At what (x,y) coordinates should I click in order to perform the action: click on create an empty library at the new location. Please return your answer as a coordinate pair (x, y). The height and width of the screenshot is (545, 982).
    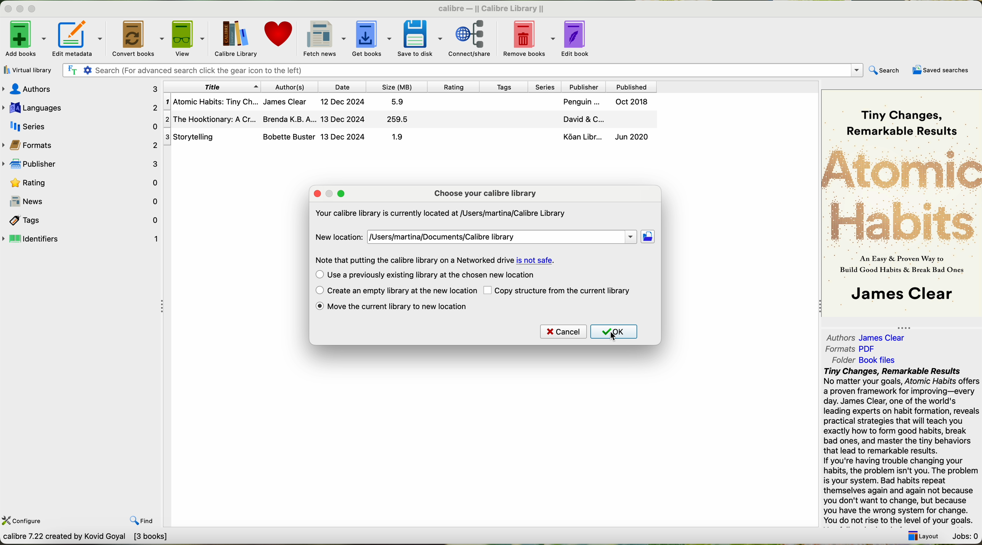
    Looking at the image, I should click on (401, 291).